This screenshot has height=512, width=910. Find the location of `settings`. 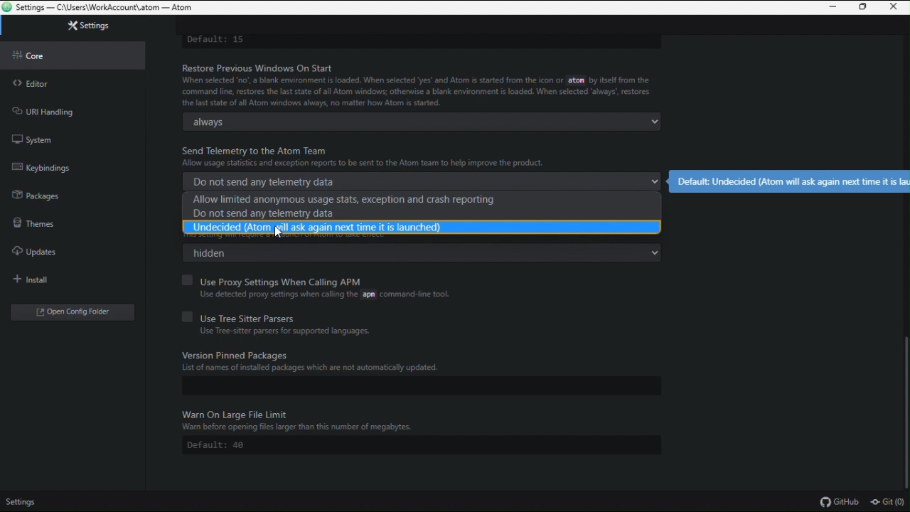

settings is located at coordinates (26, 503).